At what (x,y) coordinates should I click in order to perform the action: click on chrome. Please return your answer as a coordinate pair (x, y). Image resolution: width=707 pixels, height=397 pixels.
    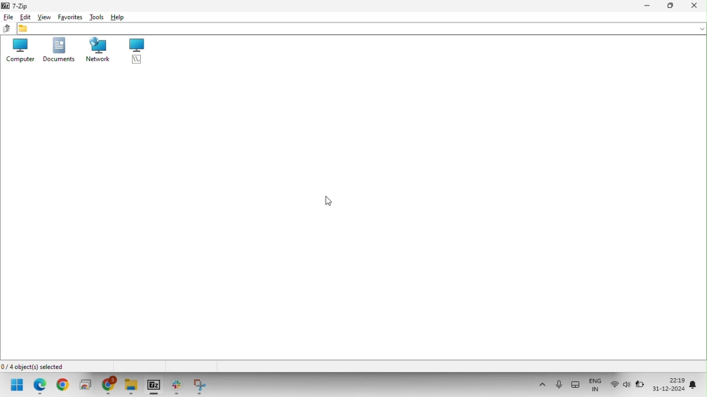
    Looking at the image, I should click on (62, 387).